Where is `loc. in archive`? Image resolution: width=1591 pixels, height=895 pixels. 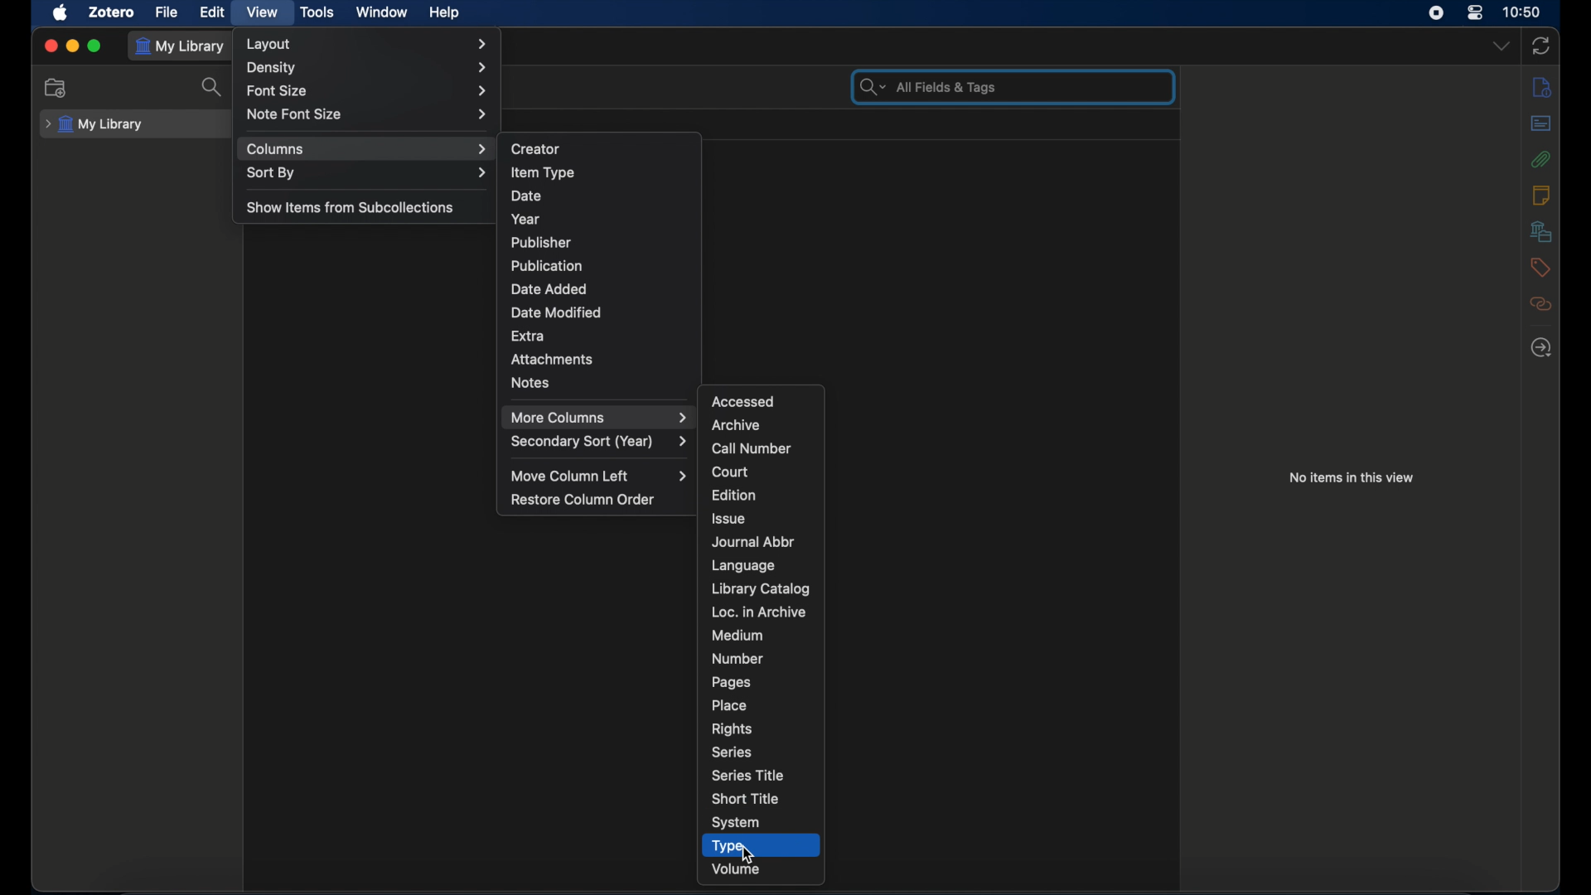
loc. in archive is located at coordinates (761, 612).